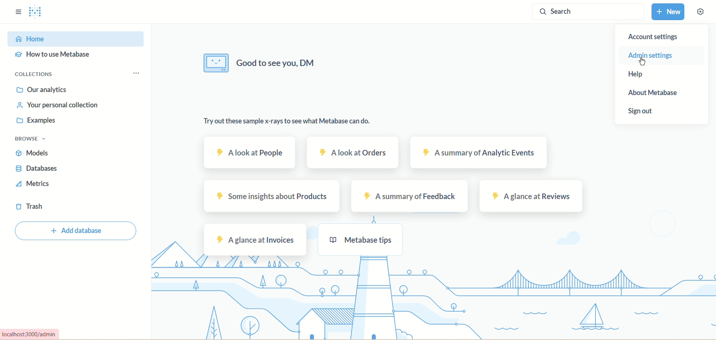 This screenshot has height=340, width=716. Describe the element at coordinates (634, 75) in the screenshot. I see `help` at that location.